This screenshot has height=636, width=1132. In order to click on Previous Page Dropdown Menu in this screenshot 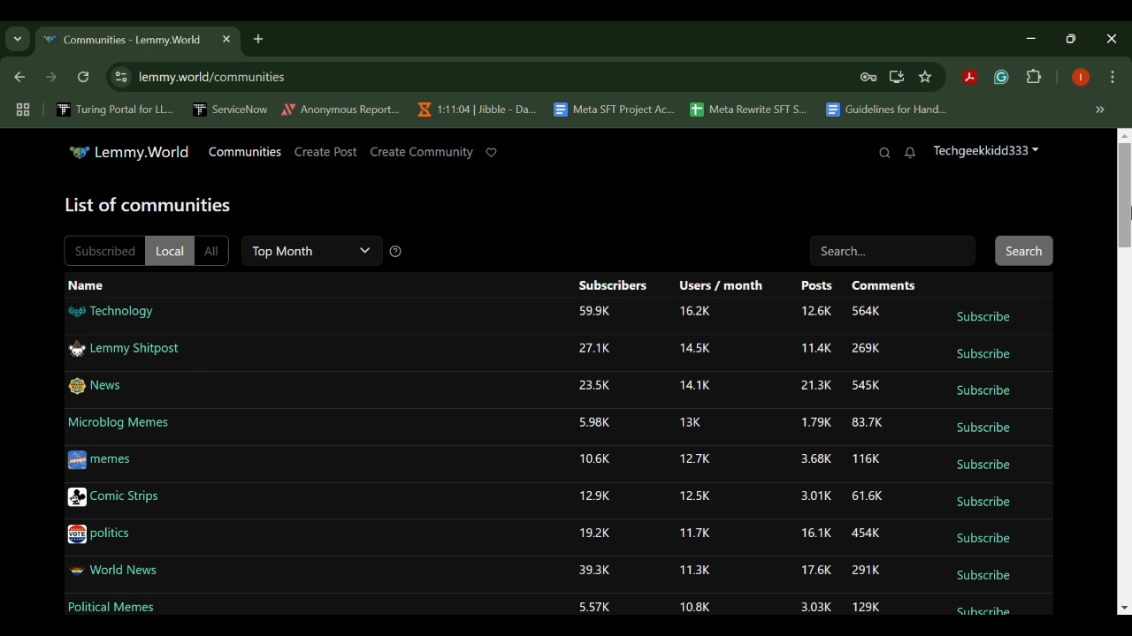, I will do `click(18, 40)`.